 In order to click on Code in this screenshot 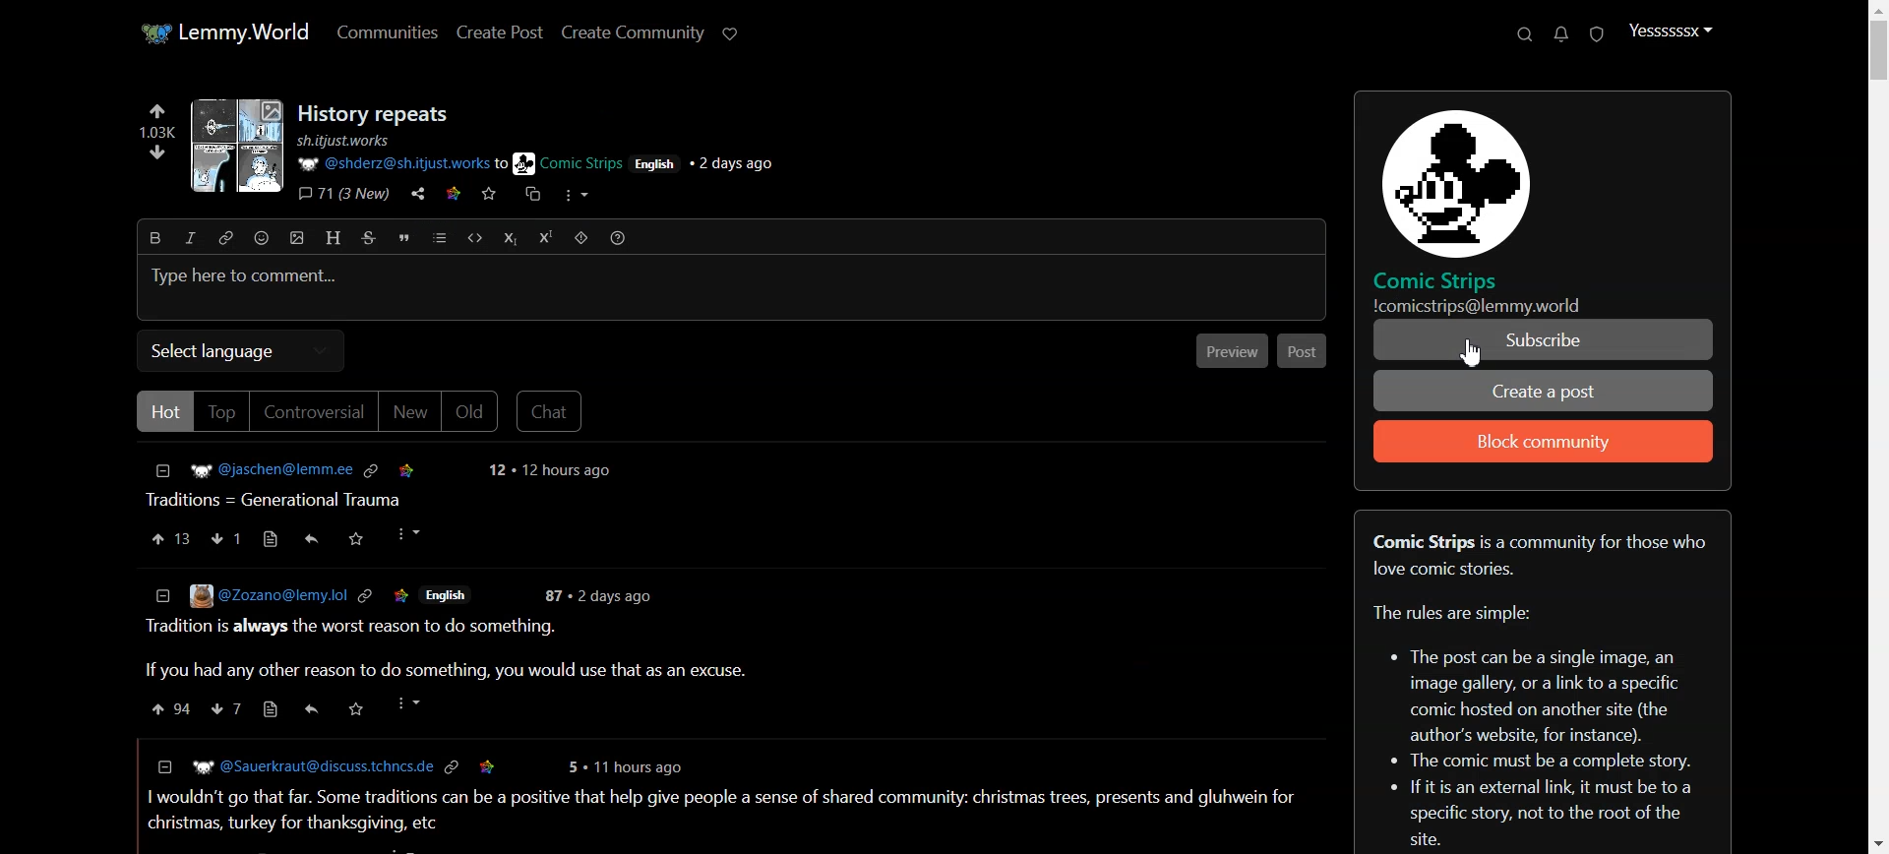, I will do `click(474, 238)`.